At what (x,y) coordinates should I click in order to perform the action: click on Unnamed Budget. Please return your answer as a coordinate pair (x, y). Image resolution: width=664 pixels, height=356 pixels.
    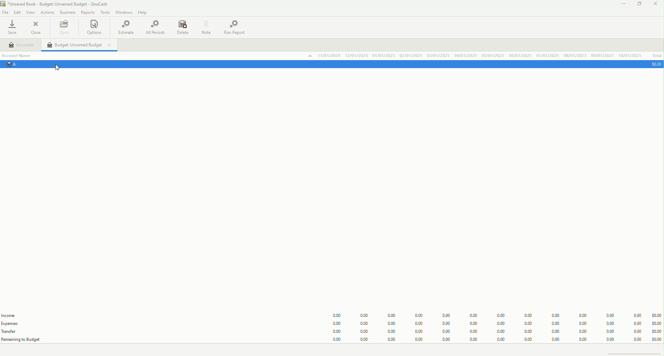
    Looking at the image, I should click on (78, 45).